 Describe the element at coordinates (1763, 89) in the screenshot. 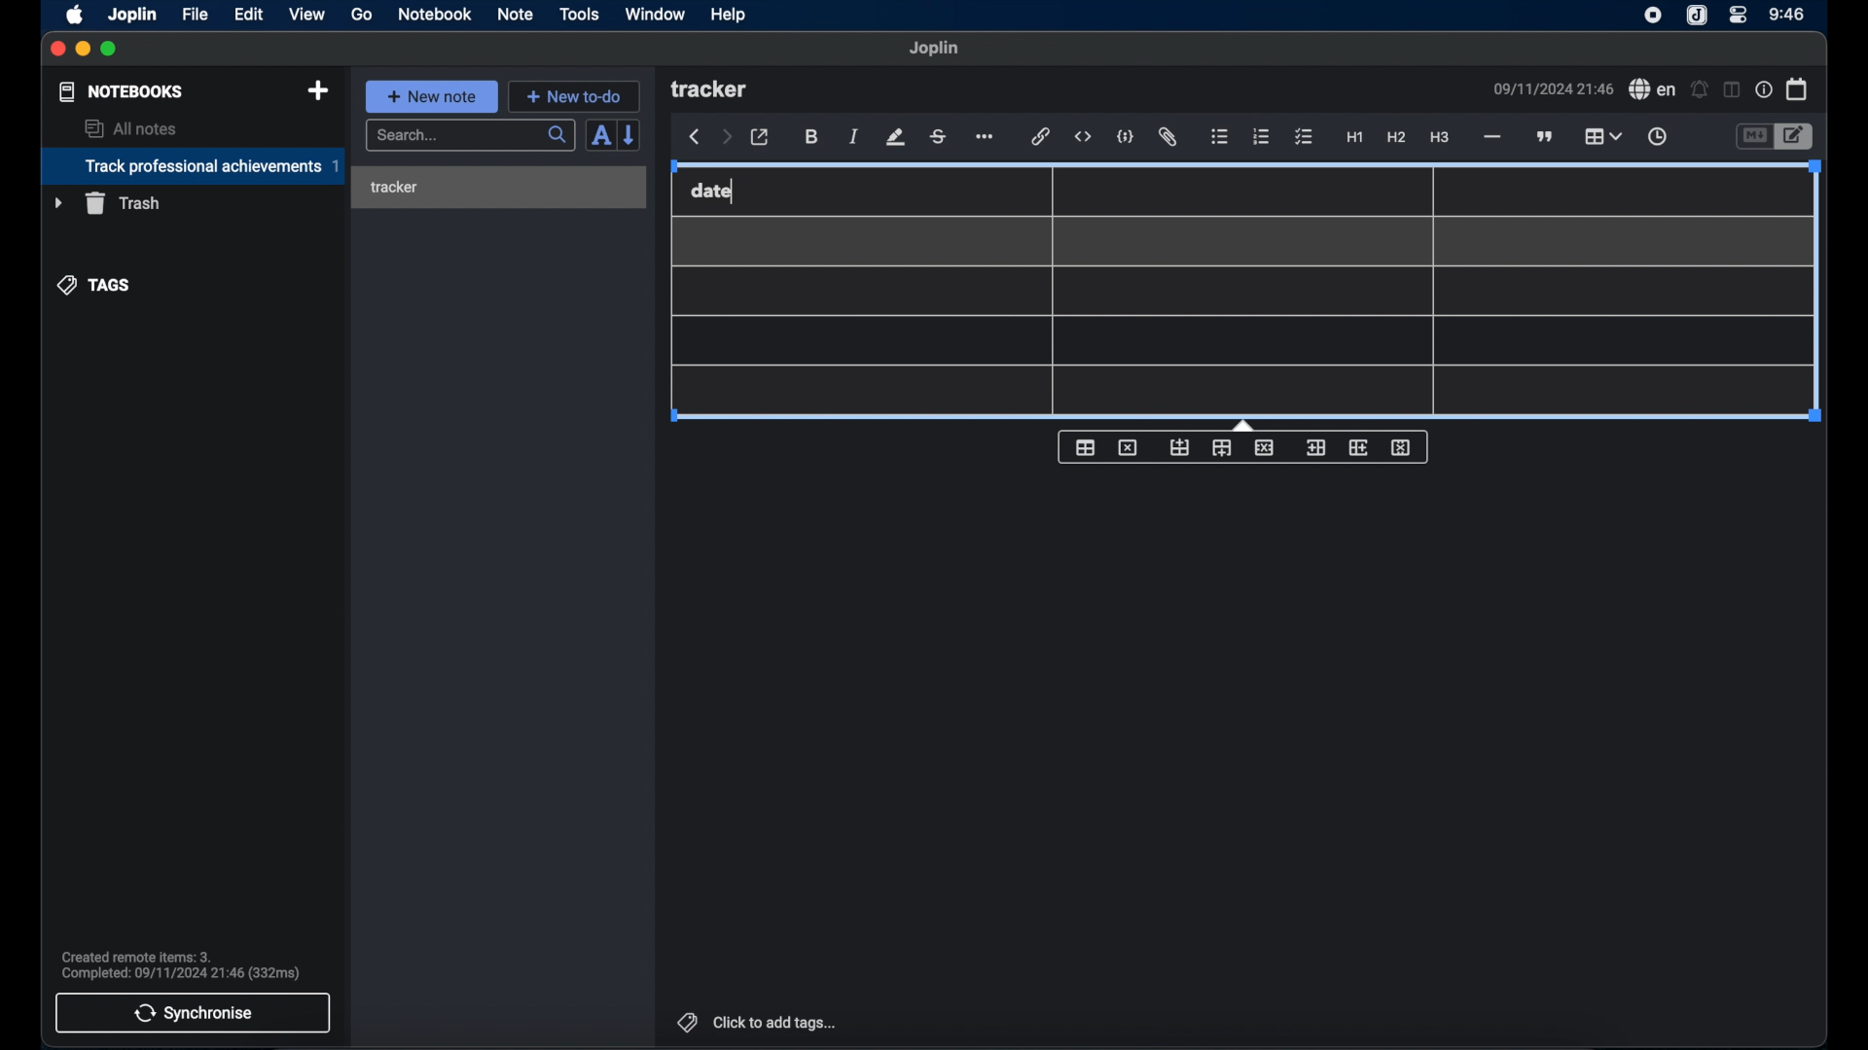

I see `note properties` at that location.